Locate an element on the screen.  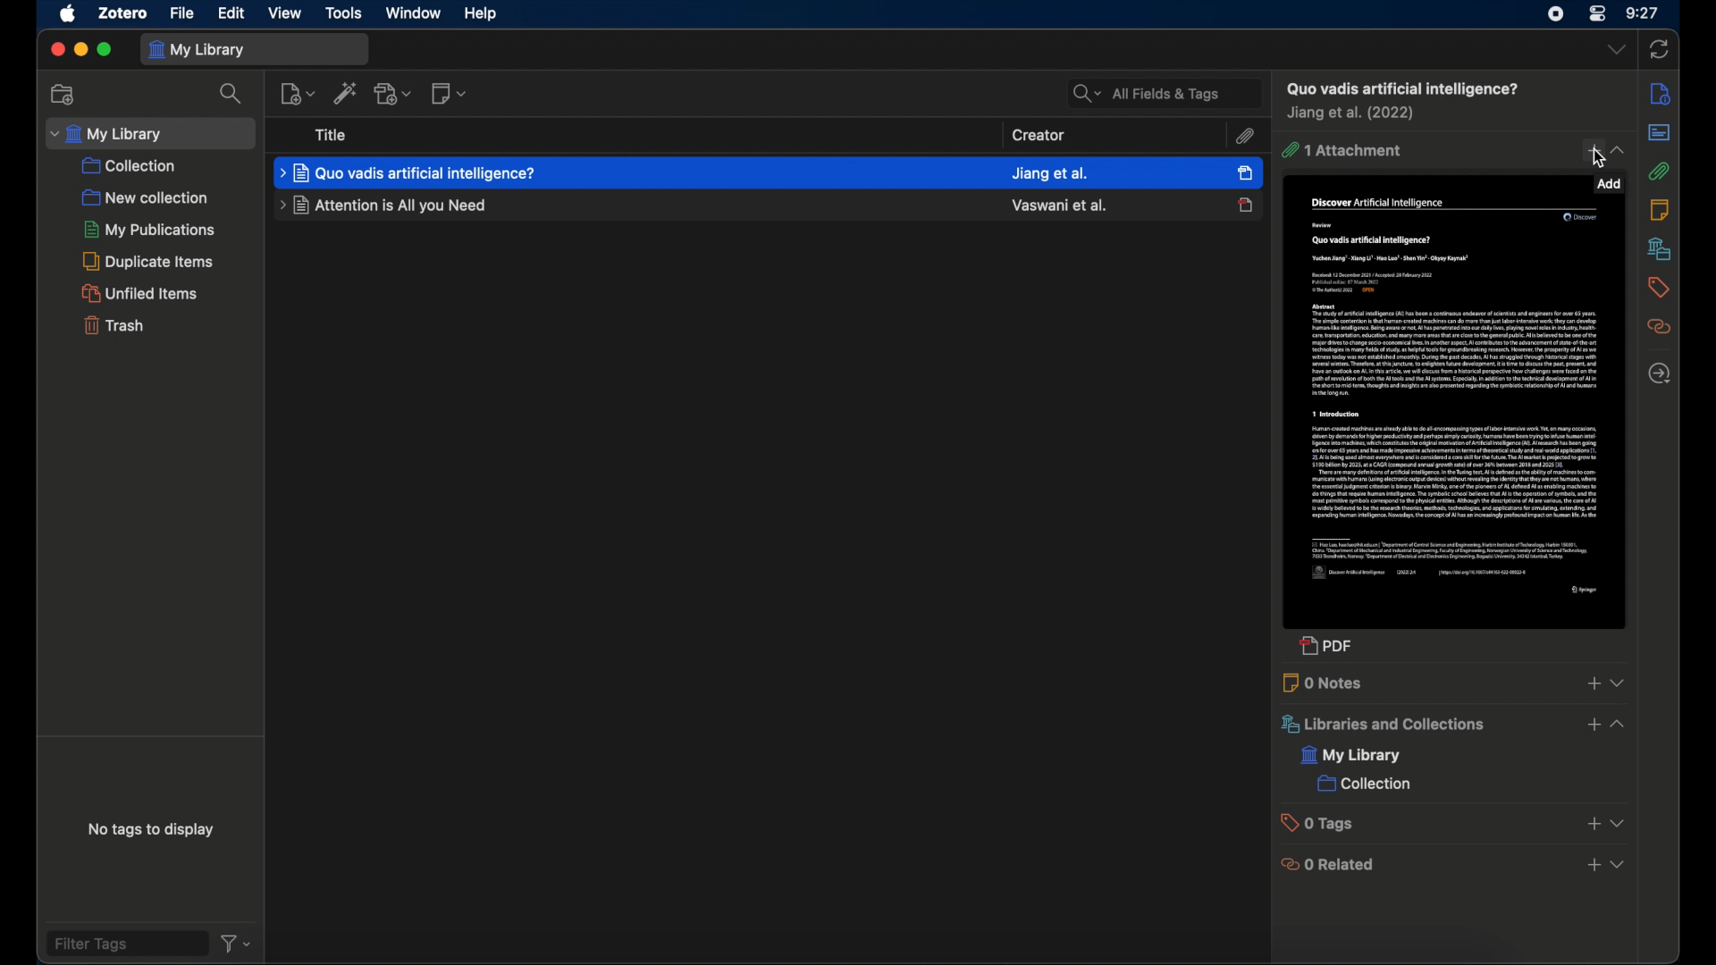
no tags to display is located at coordinates (153, 830).